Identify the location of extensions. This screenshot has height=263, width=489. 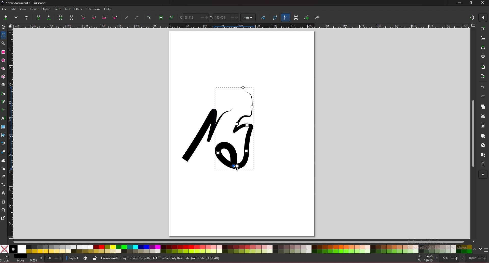
(93, 9).